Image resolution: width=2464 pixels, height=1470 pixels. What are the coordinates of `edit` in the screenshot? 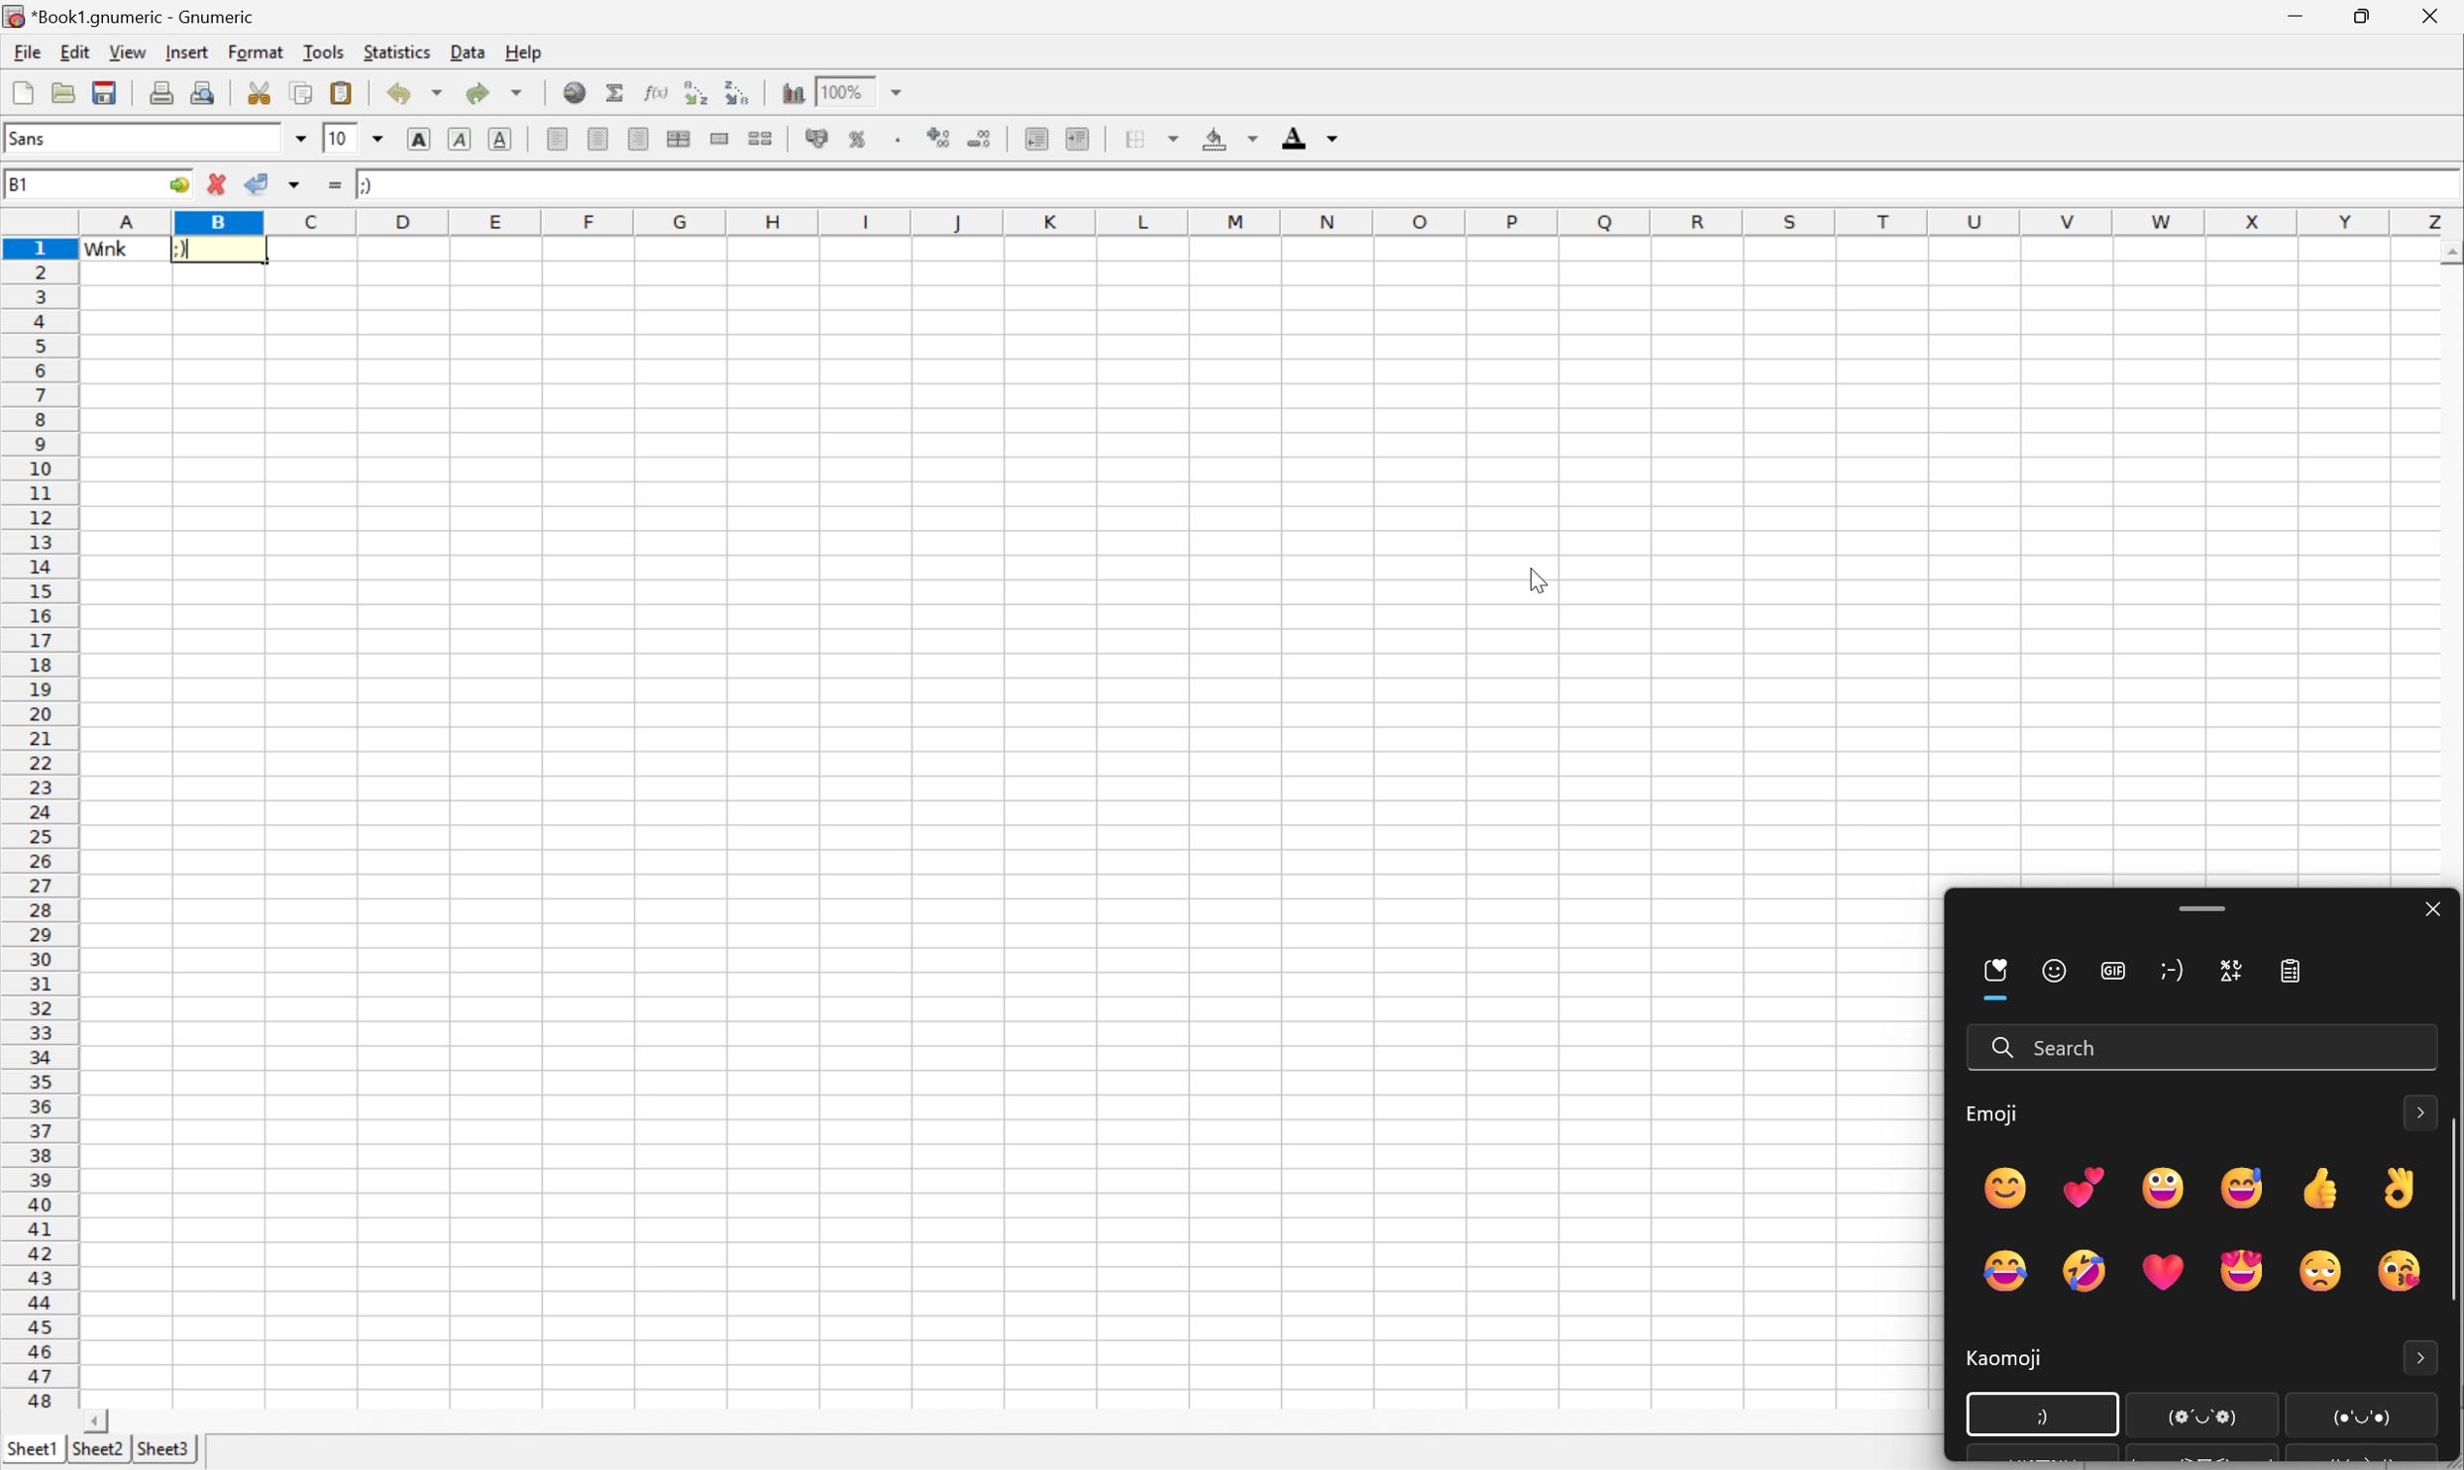 It's located at (72, 53).